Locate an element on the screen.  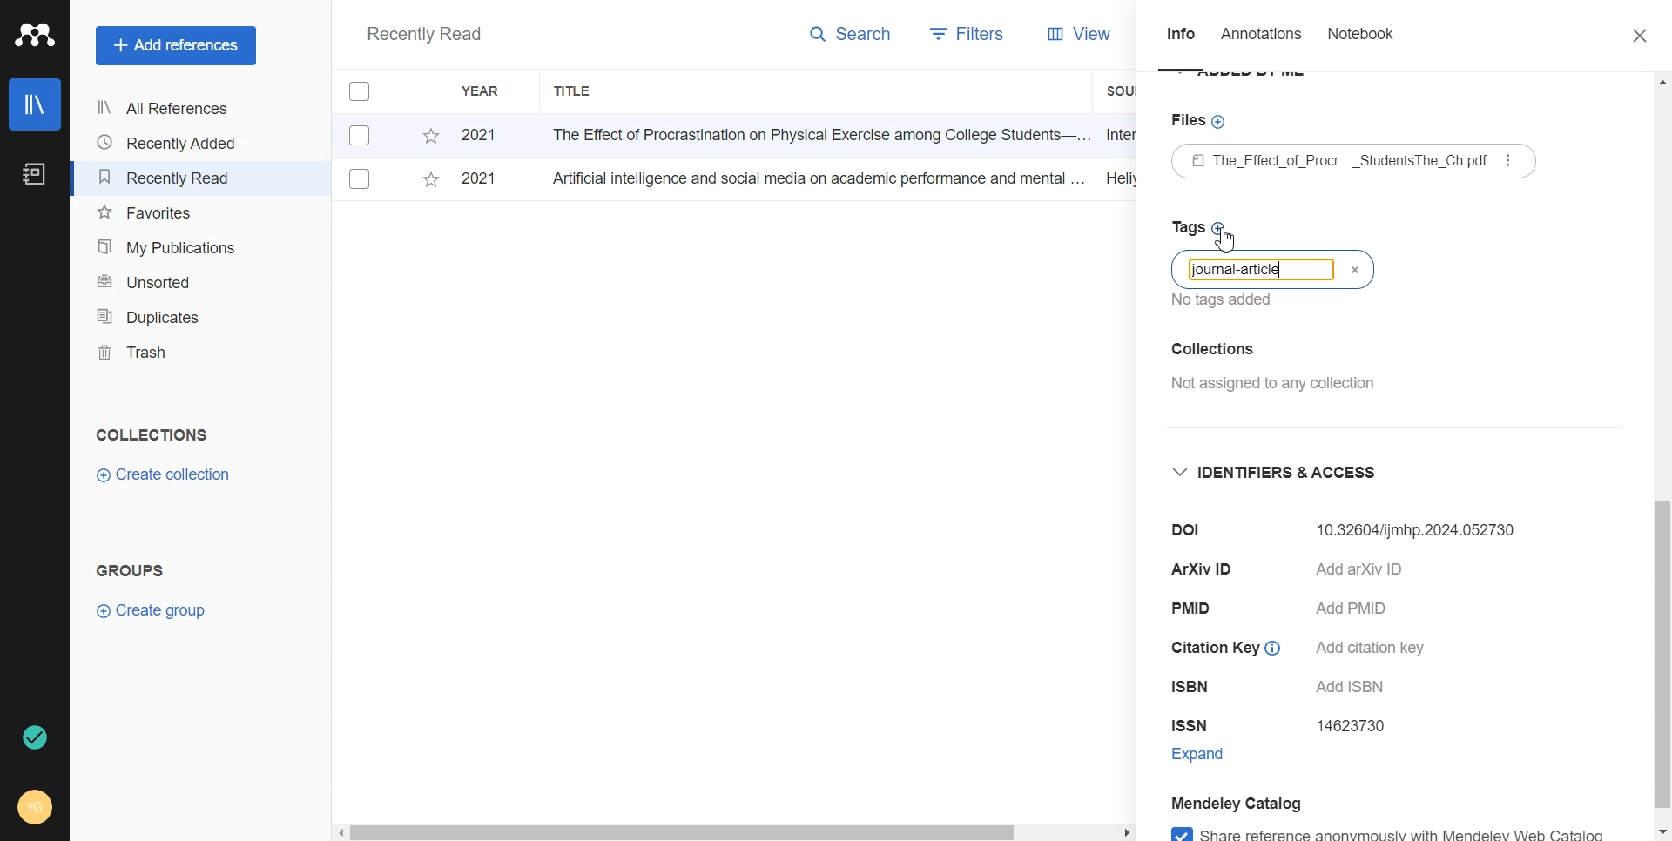
Library is located at coordinates (36, 104).